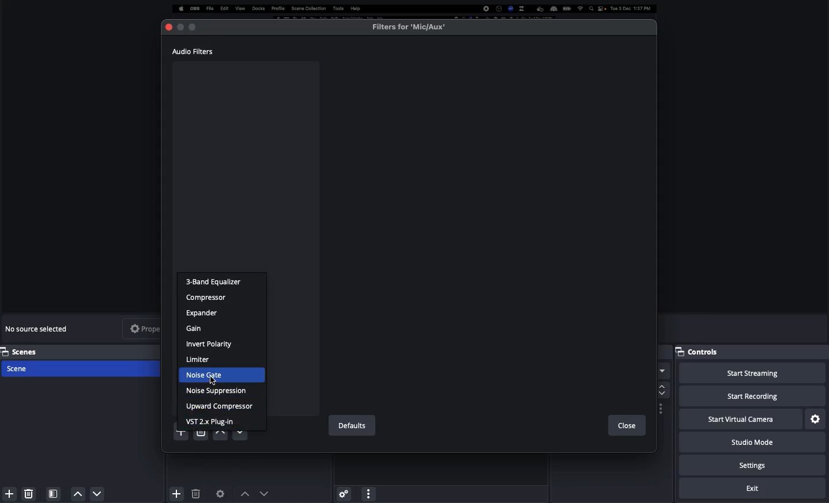 The image size is (829, 503). What do you see at coordinates (661, 409) in the screenshot?
I see `Settings / options` at bounding box center [661, 409].